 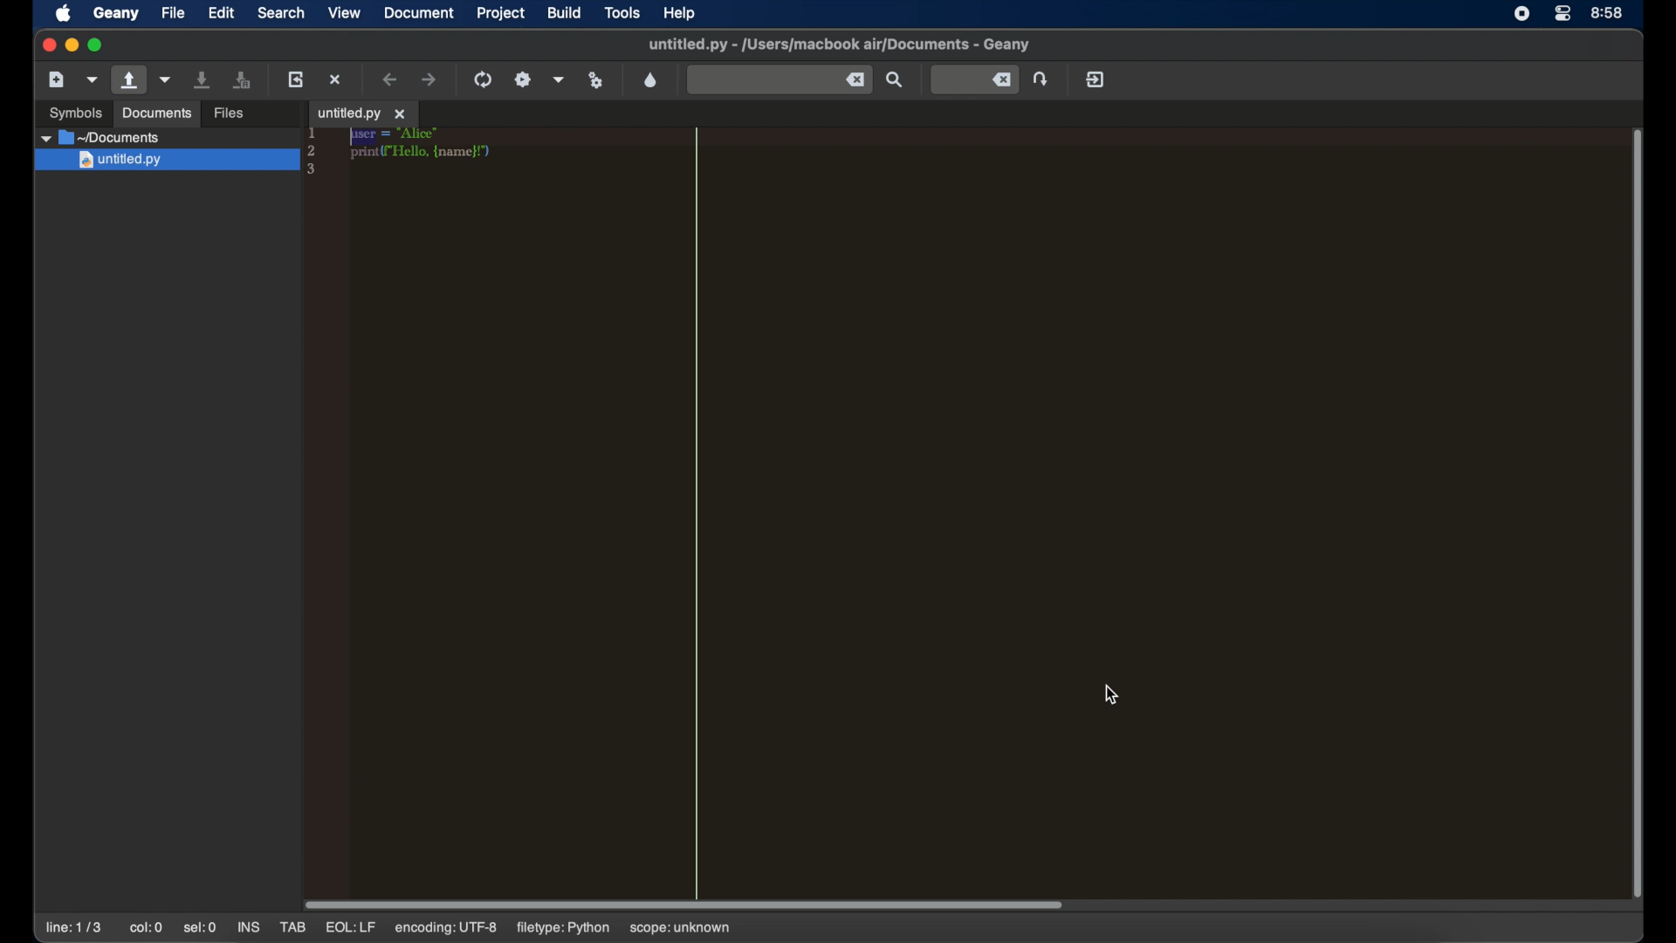 What do you see at coordinates (96, 45) in the screenshot?
I see `maximize` at bounding box center [96, 45].